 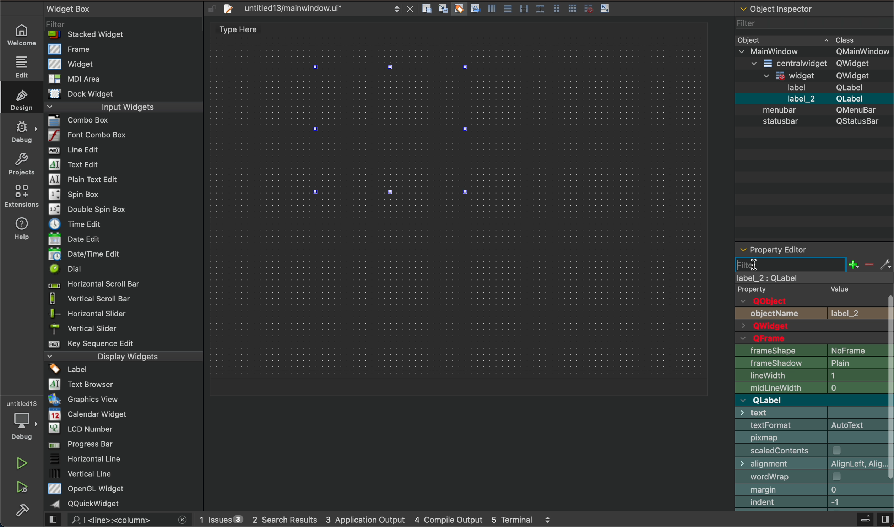 I want to click on welcome, so click(x=22, y=34).